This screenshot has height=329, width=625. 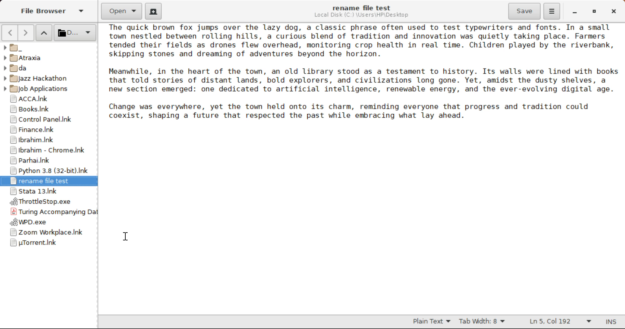 What do you see at coordinates (362, 7) in the screenshot?
I see `rename file test File Name` at bounding box center [362, 7].